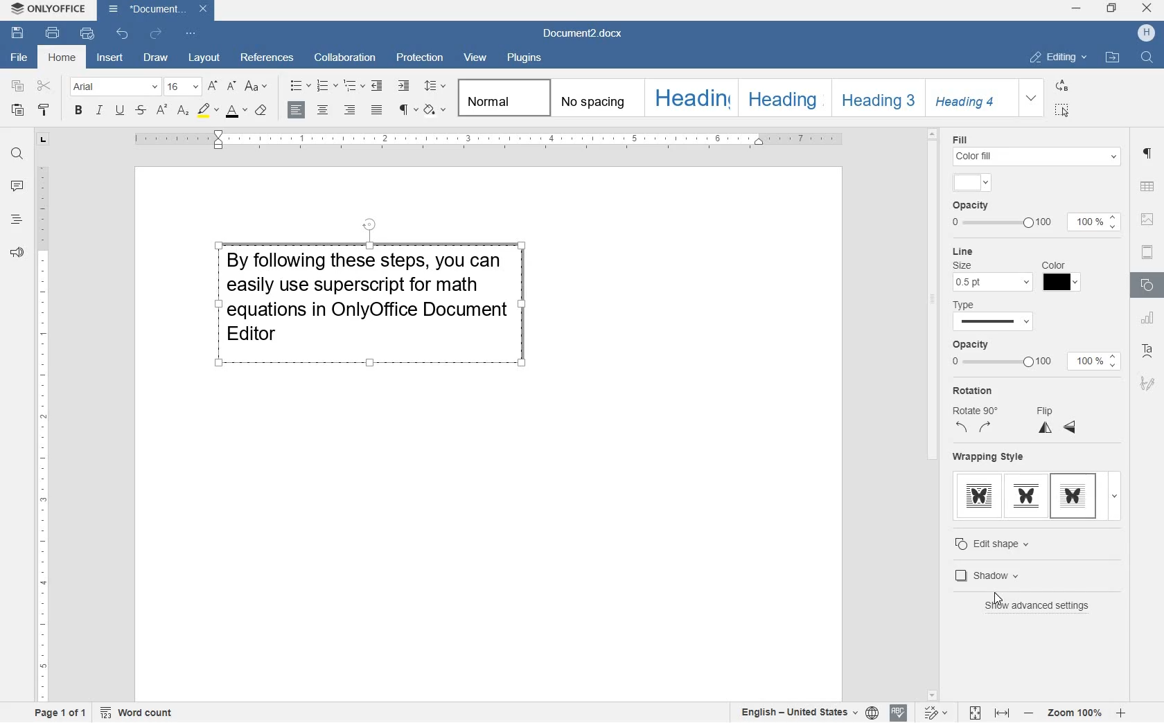 The width and height of the screenshot is (1164, 723). Describe the element at coordinates (584, 35) in the screenshot. I see `Document2.docx` at that location.